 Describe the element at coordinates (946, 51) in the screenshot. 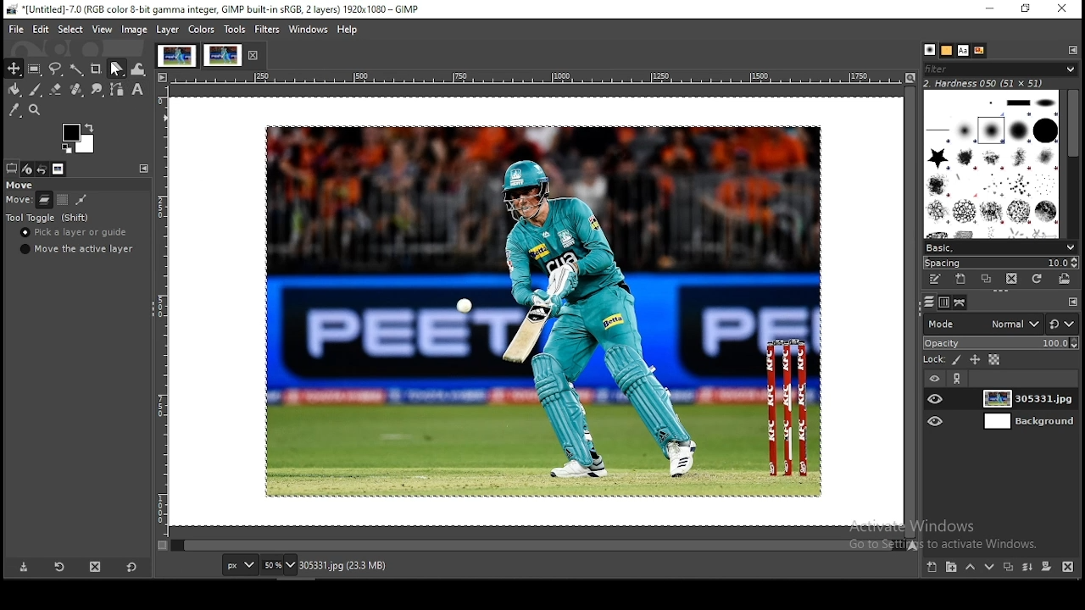

I see `brushes` at that location.